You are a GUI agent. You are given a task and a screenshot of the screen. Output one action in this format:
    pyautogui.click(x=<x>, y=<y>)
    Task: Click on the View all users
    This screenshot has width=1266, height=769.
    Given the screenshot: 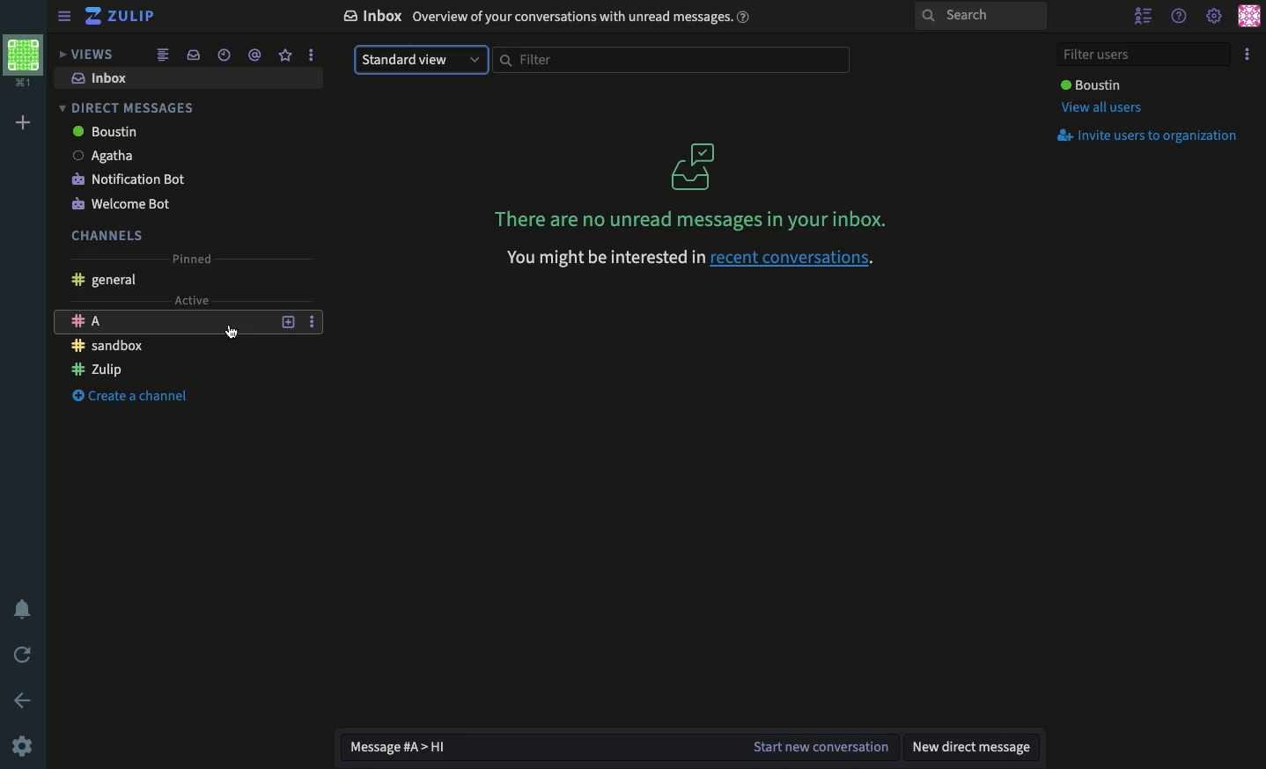 What is the action you would take?
    pyautogui.click(x=1103, y=106)
    